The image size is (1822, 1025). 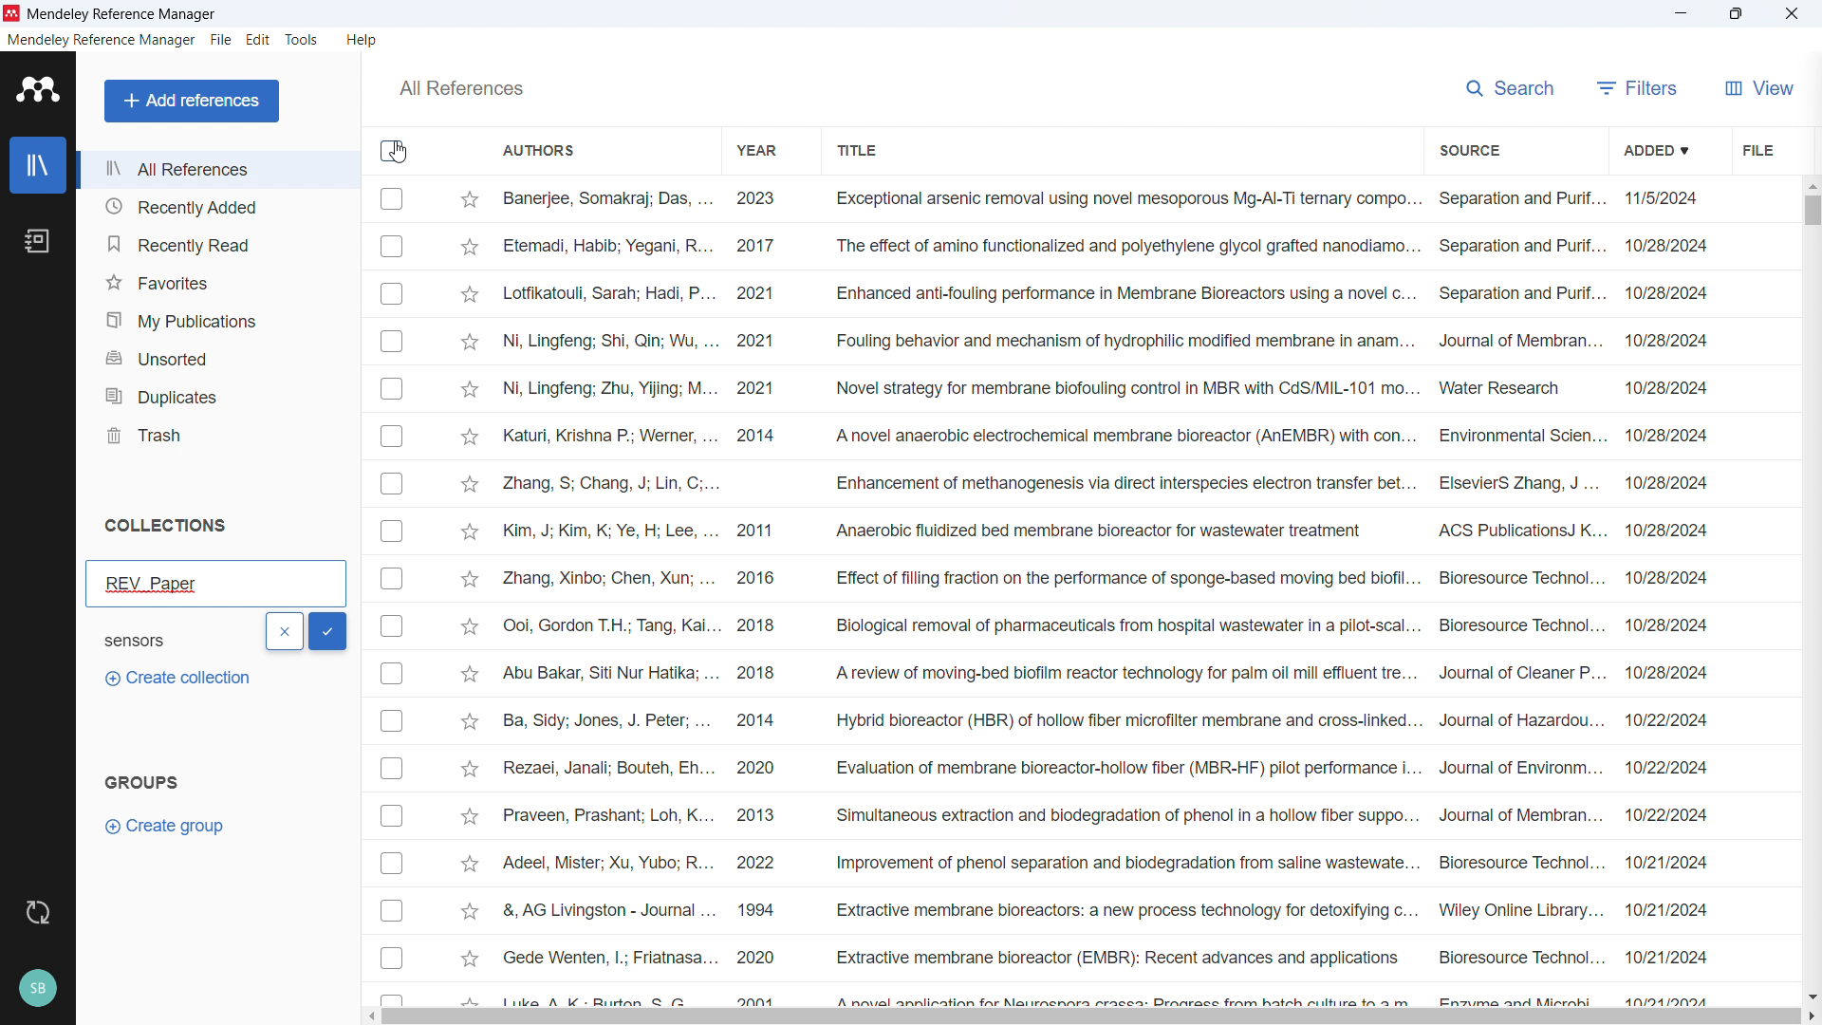 What do you see at coordinates (1106, 530) in the screenshot?
I see `Kim, J; Kim, K; Ye, H; Lee, ... 2011 Anaerobic fluidized bed membrane bioreactor for wastewater treatment ACS PublicationsJ K... 10/28/2024` at bounding box center [1106, 530].